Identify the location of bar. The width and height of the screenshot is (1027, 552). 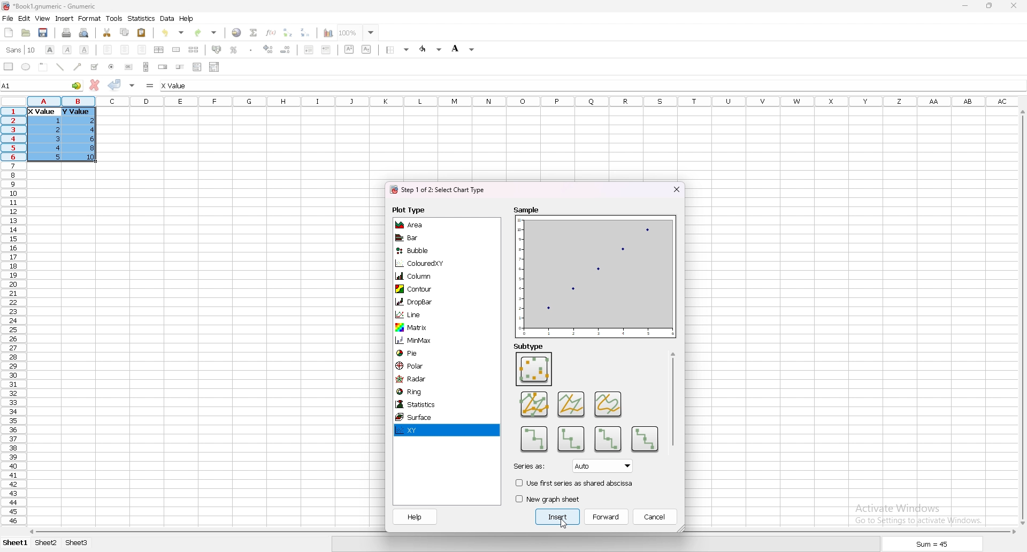
(425, 238).